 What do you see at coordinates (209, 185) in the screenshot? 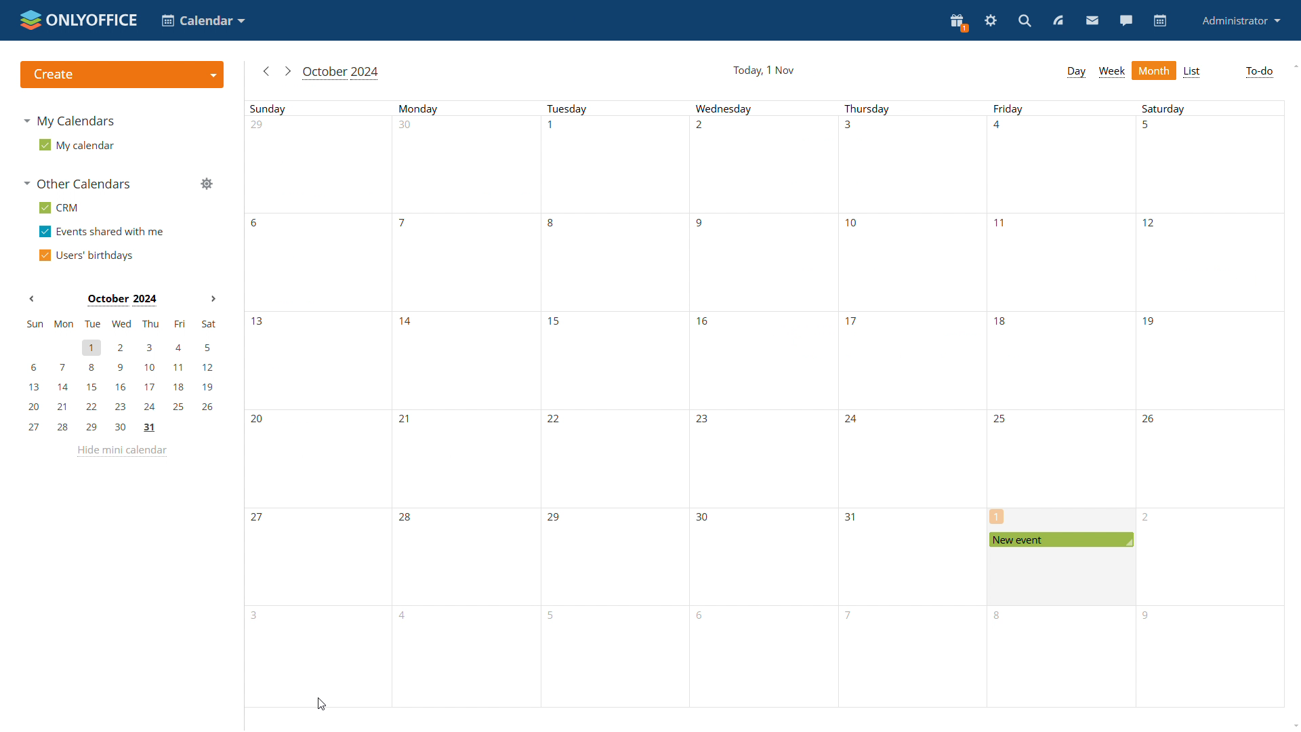
I see `manage` at bounding box center [209, 185].